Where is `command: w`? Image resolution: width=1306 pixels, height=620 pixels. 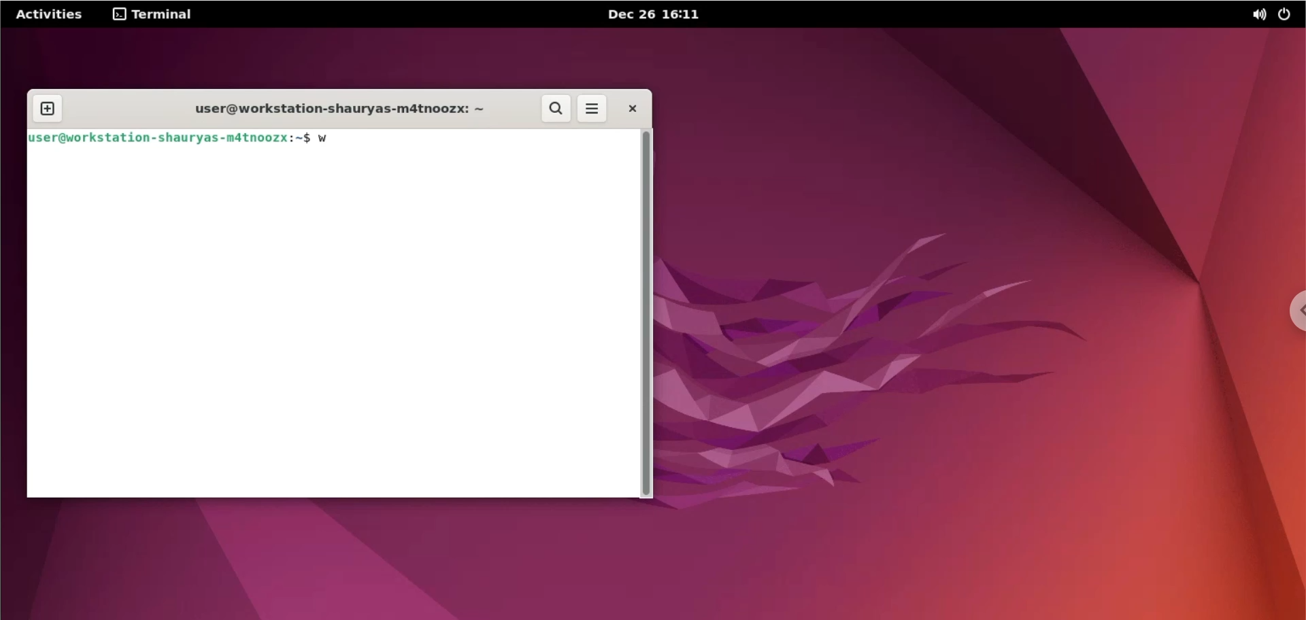 command: w is located at coordinates (327, 139).